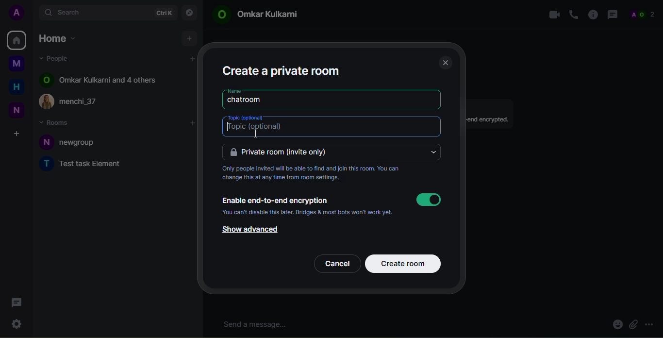 Image resolution: width=663 pixels, height=338 pixels. I want to click on ctrlK, so click(164, 13).